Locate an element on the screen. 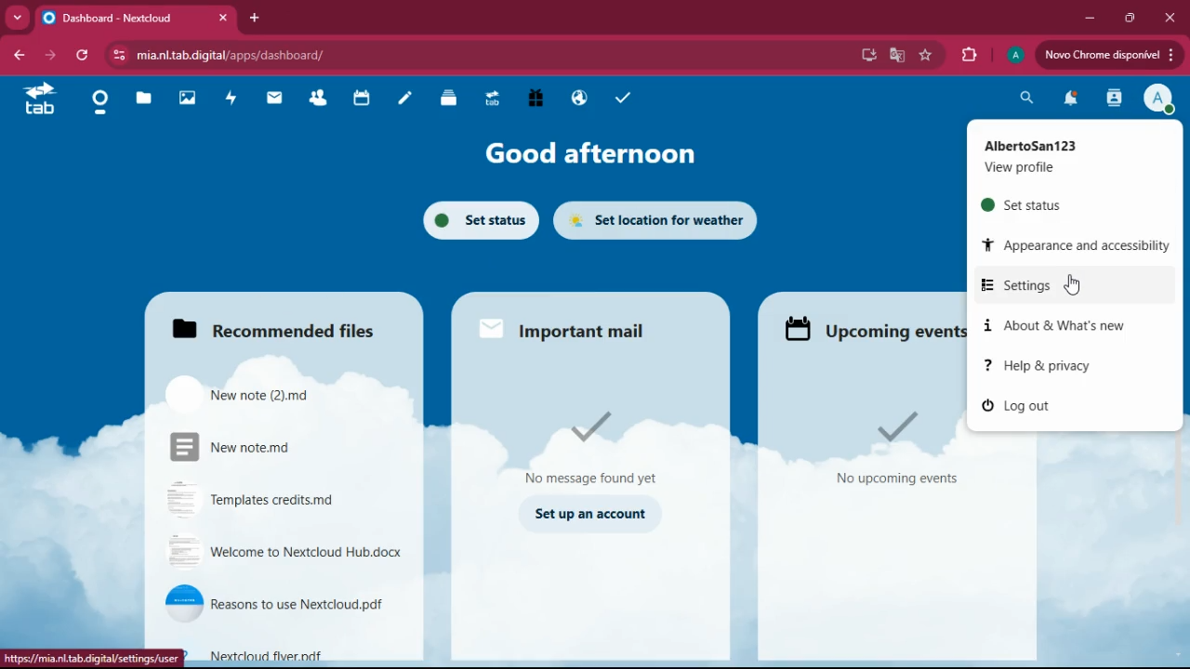 The width and height of the screenshot is (1190, 669). events is located at coordinates (894, 454).